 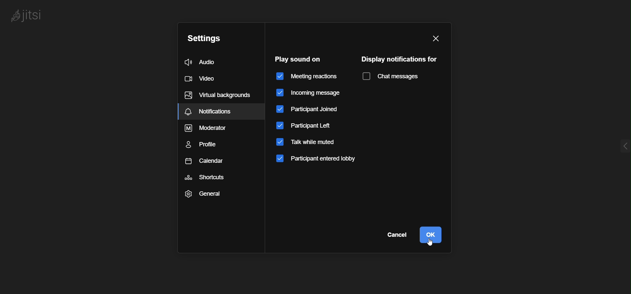 What do you see at coordinates (392, 77) in the screenshot?
I see `disabled chat messages` at bounding box center [392, 77].